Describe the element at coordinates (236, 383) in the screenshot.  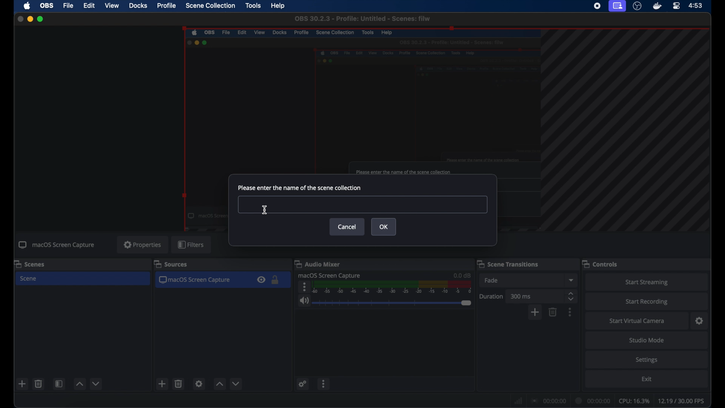
I see `decrement` at that location.